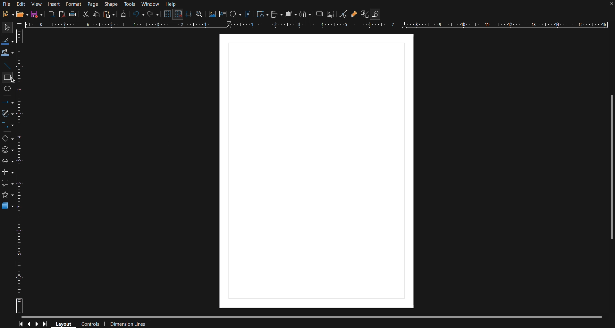  Describe the element at coordinates (131, 4) in the screenshot. I see `Tools` at that location.